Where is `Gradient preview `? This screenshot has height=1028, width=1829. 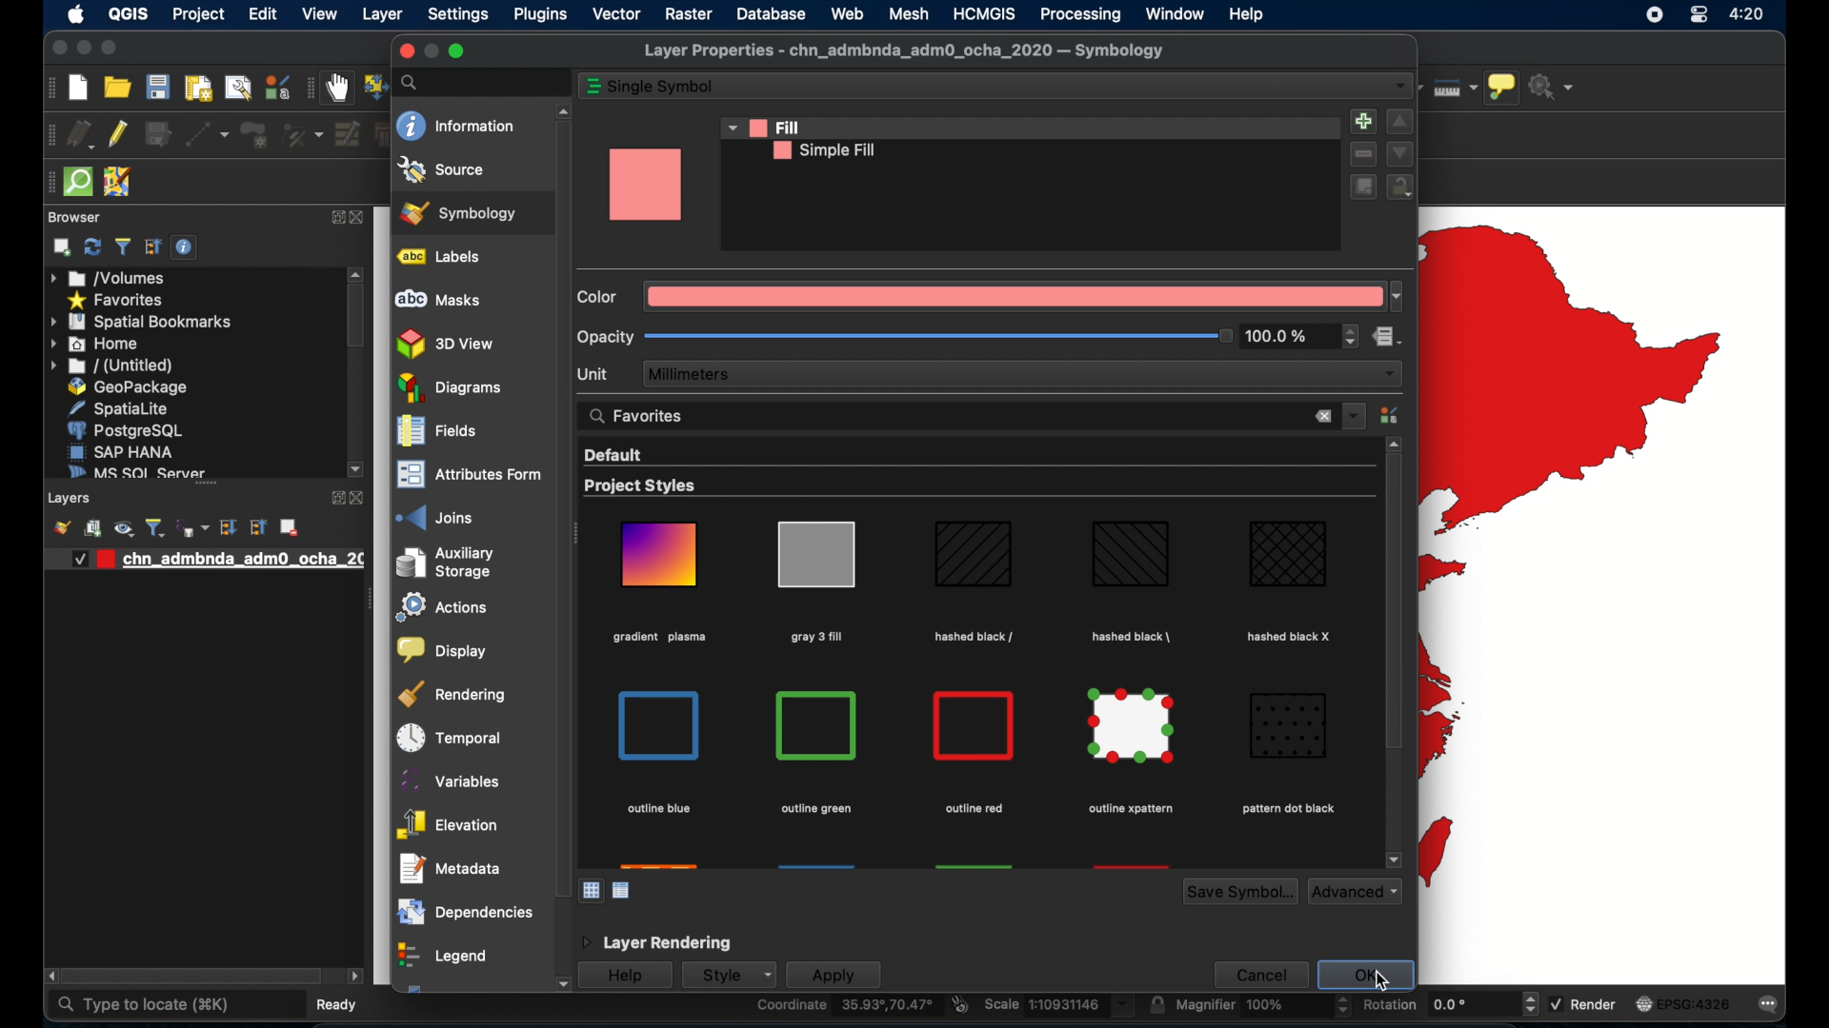 Gradient preview  is located at coordinates (1290, 725).